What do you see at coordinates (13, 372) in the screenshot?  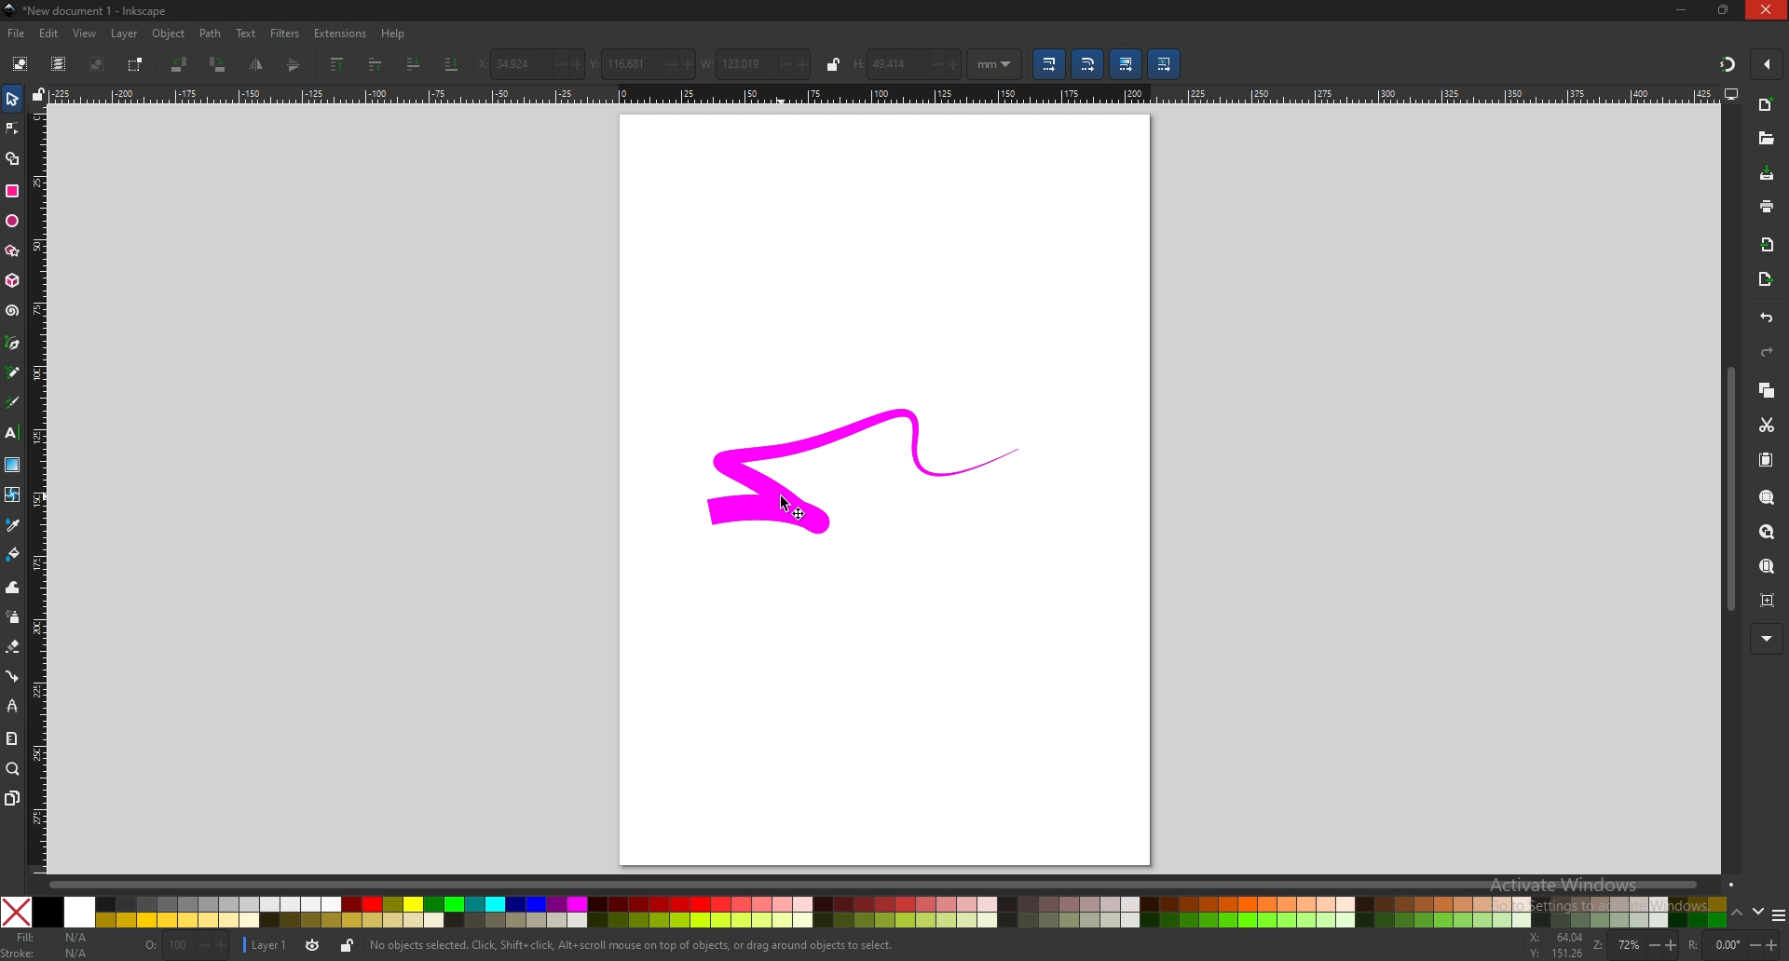 I see `pencil` at bounding box center [13, 372].